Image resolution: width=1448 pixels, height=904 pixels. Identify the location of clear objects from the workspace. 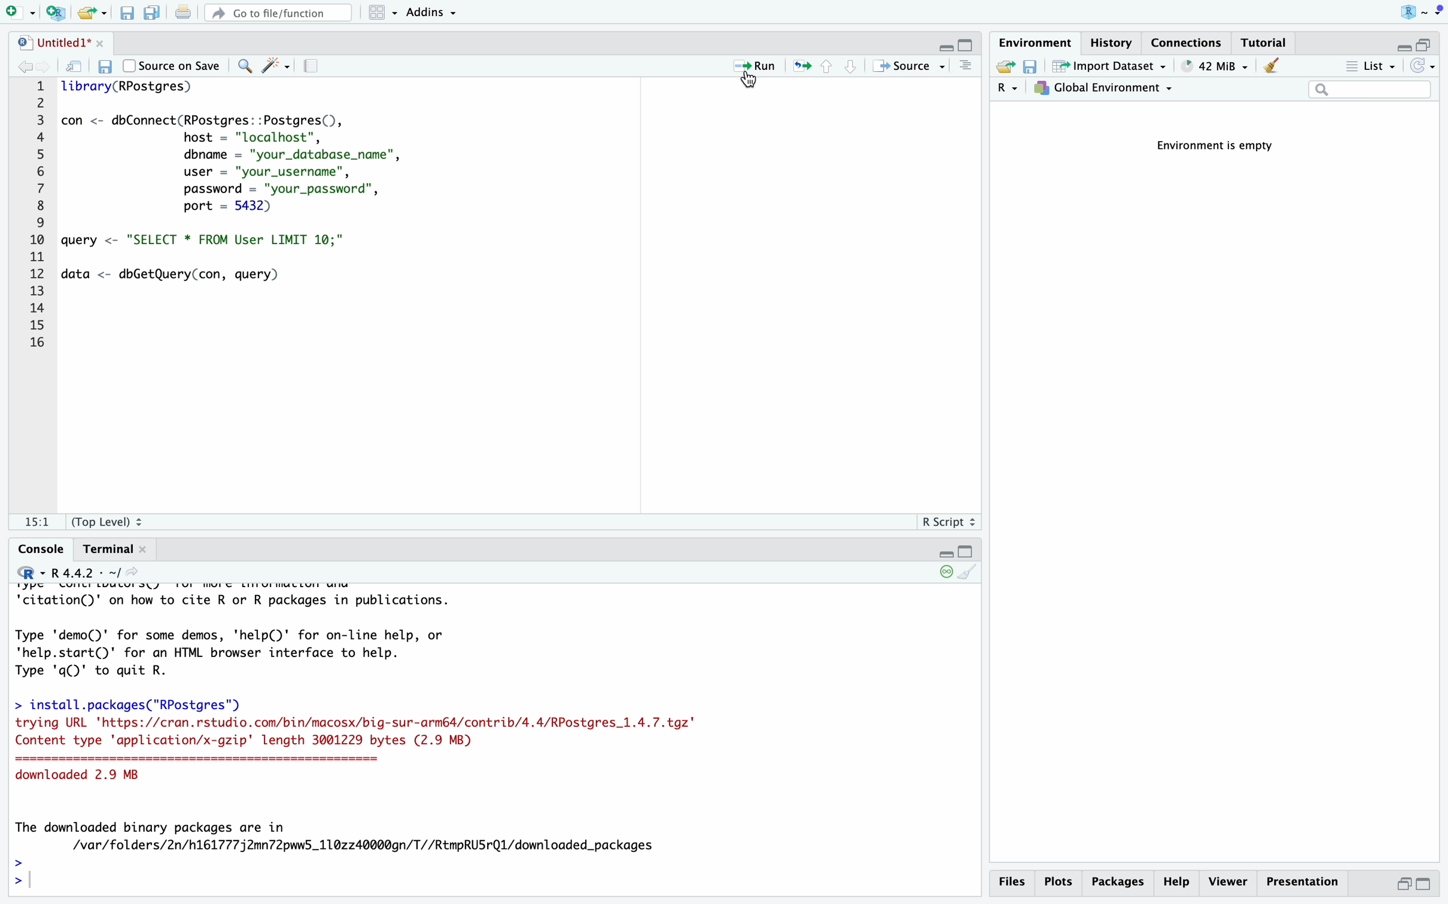
(1277, 67).